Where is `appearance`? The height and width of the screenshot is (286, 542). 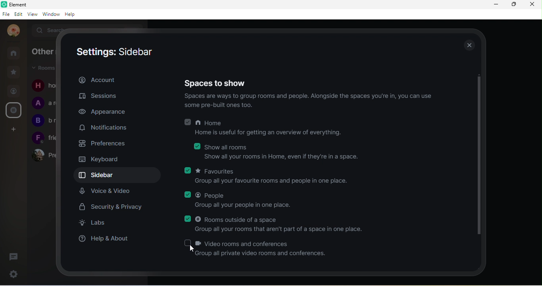 appearance is located at coordinates (106, 111).